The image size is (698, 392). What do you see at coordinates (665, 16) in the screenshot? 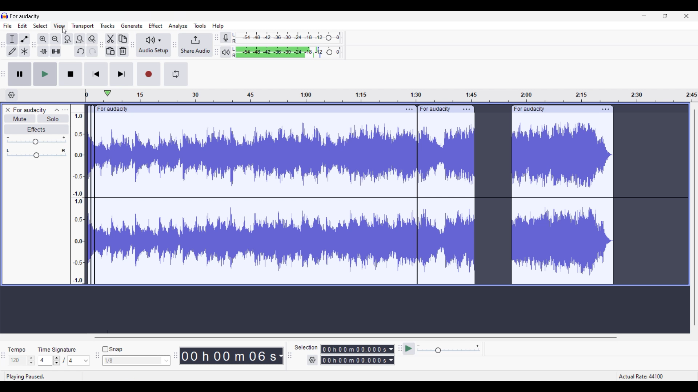
I see `Show in smaller tab` at bounding box center [665, 16].